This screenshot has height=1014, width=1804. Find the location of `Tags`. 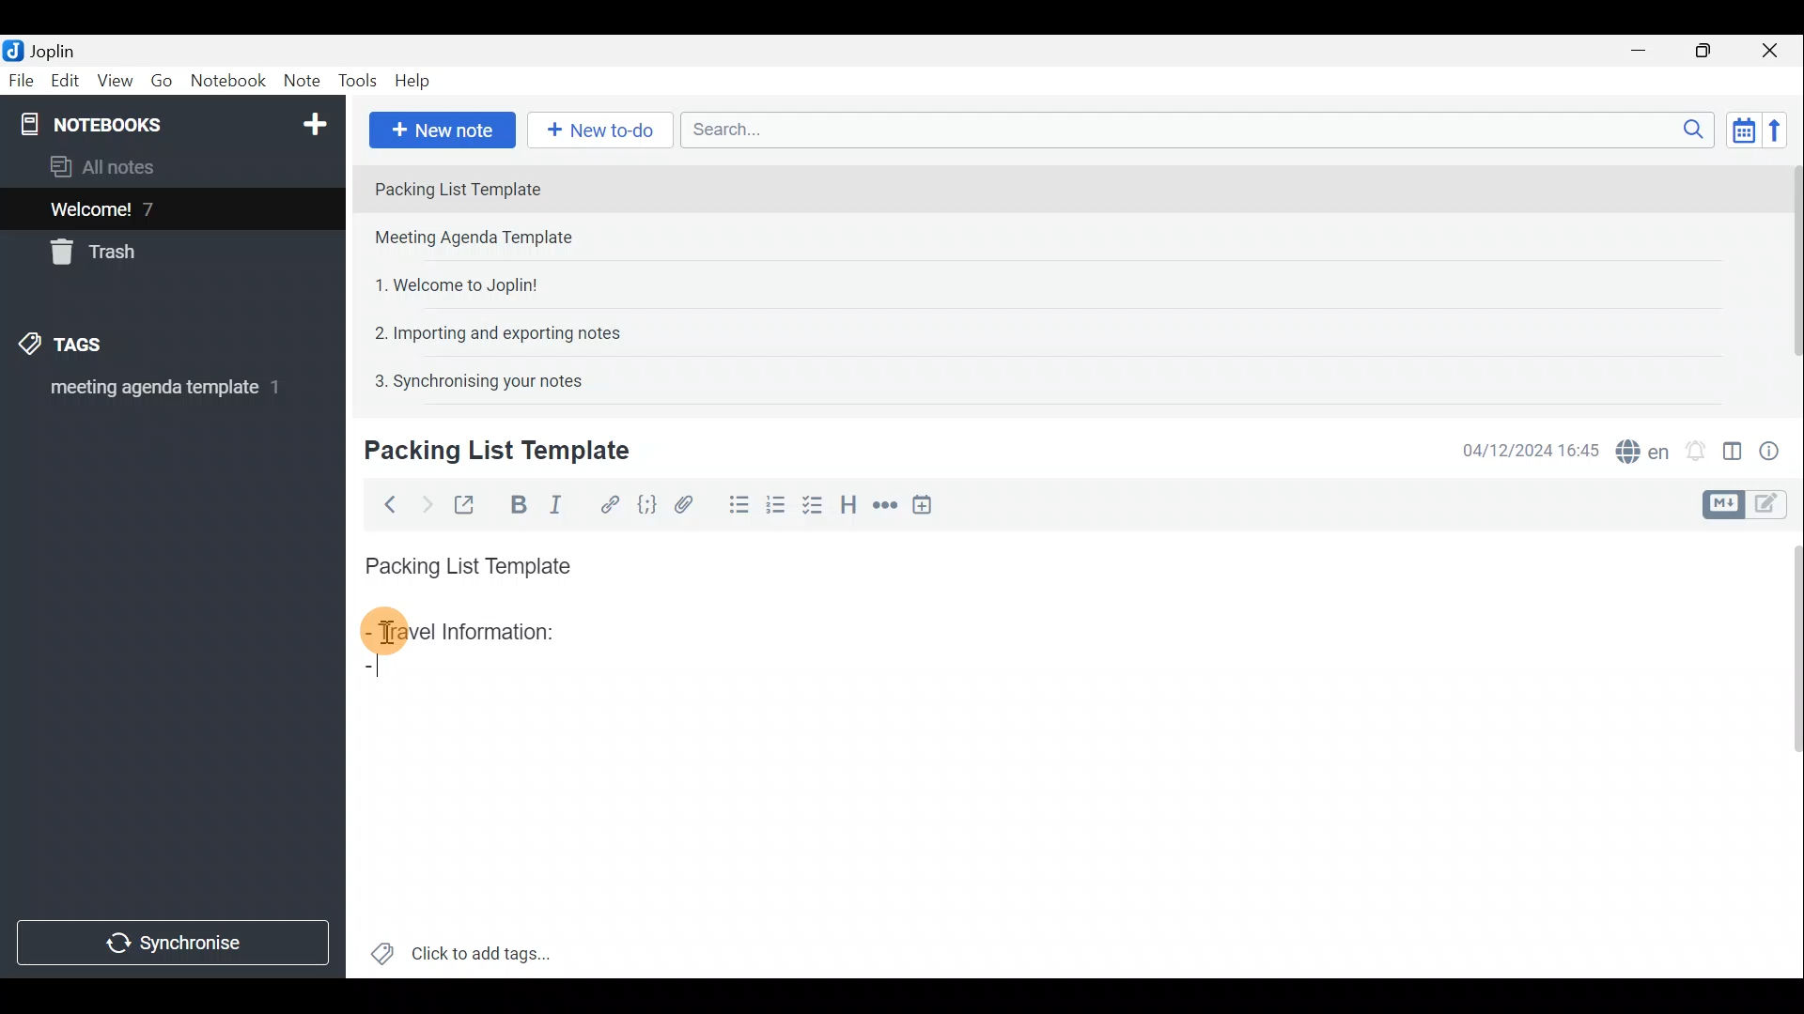

Tags is located at coordinates (91, 347).